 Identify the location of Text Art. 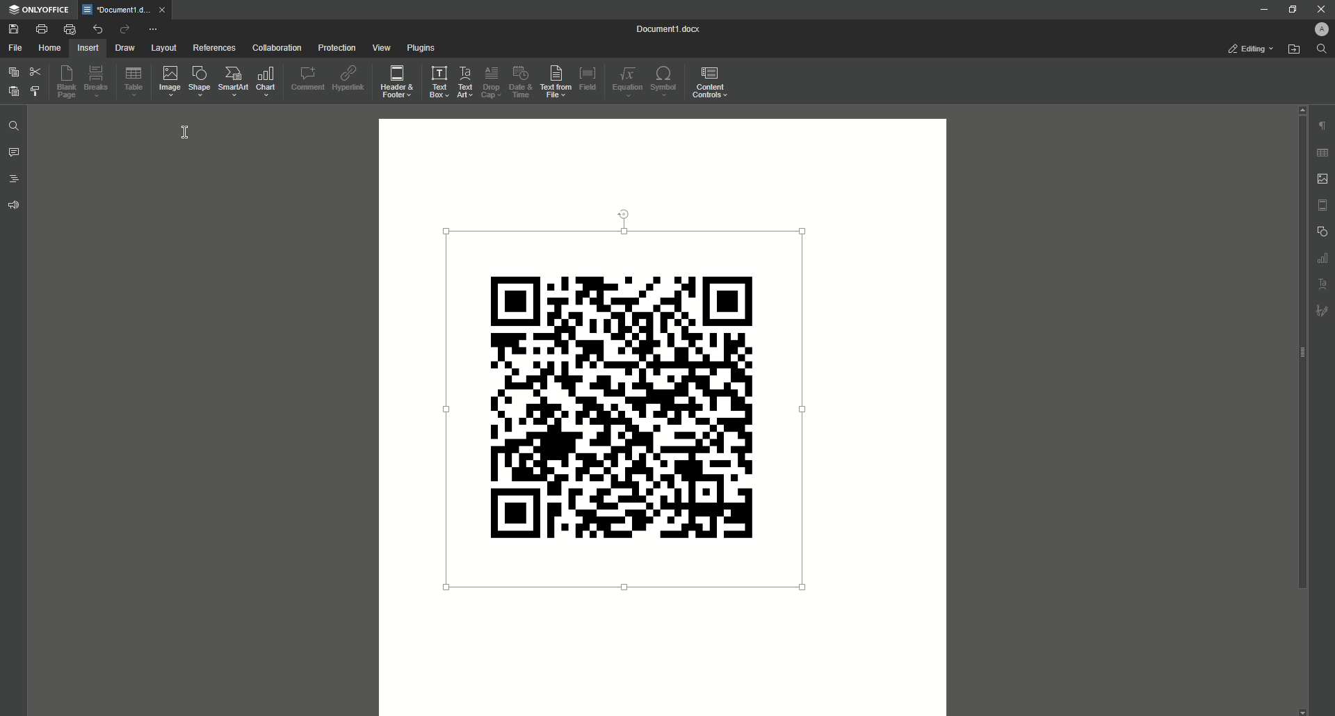
(461, 81).